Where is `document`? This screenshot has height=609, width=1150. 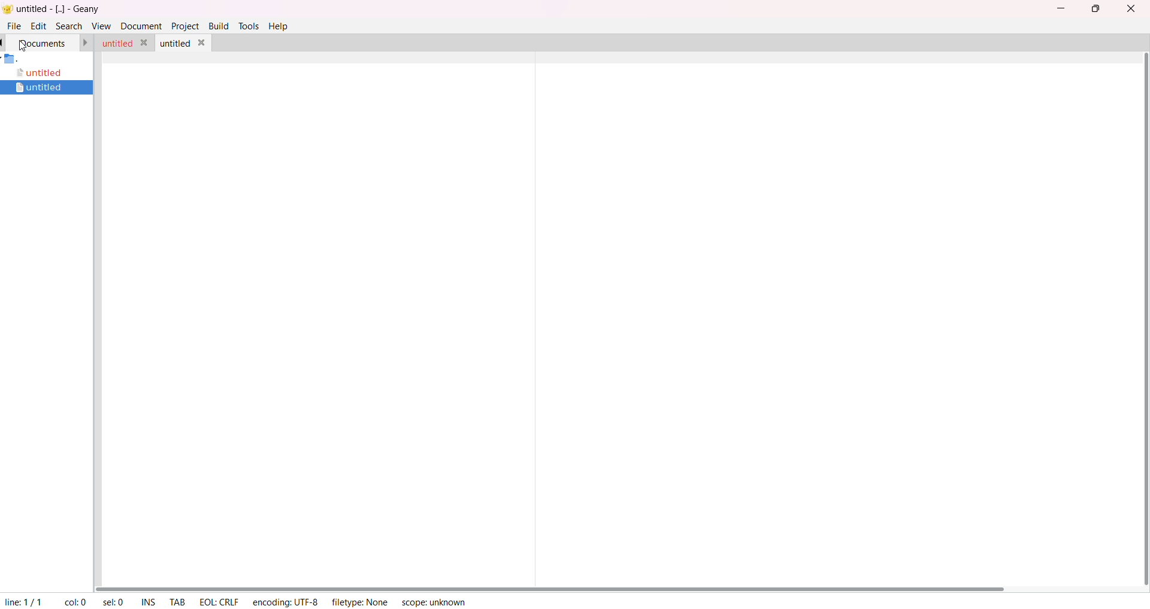
document is located at coordinates (141, 25).